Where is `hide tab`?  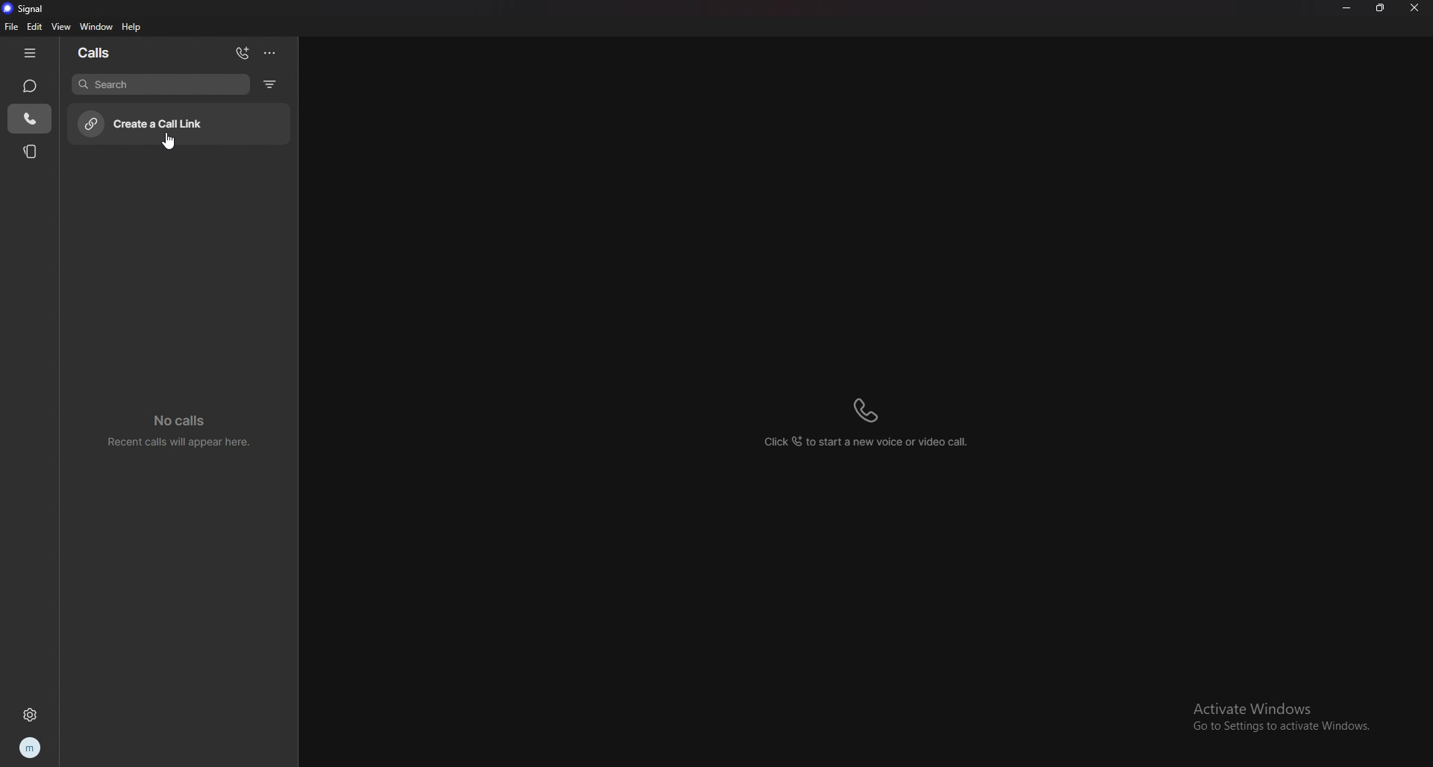 hide tab is located at coordinates (30, 54).